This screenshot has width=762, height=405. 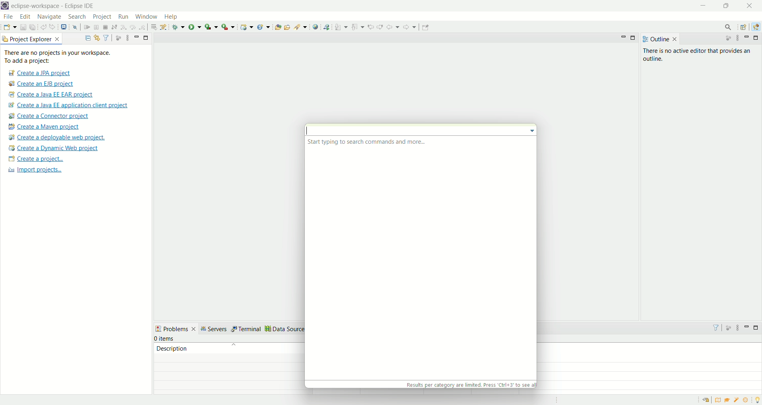 I want to click on run last tool, so click(x=227, y=27).